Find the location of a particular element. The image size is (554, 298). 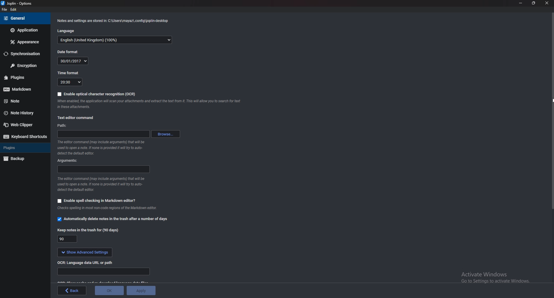

Info is located at coordinates (113, 21).